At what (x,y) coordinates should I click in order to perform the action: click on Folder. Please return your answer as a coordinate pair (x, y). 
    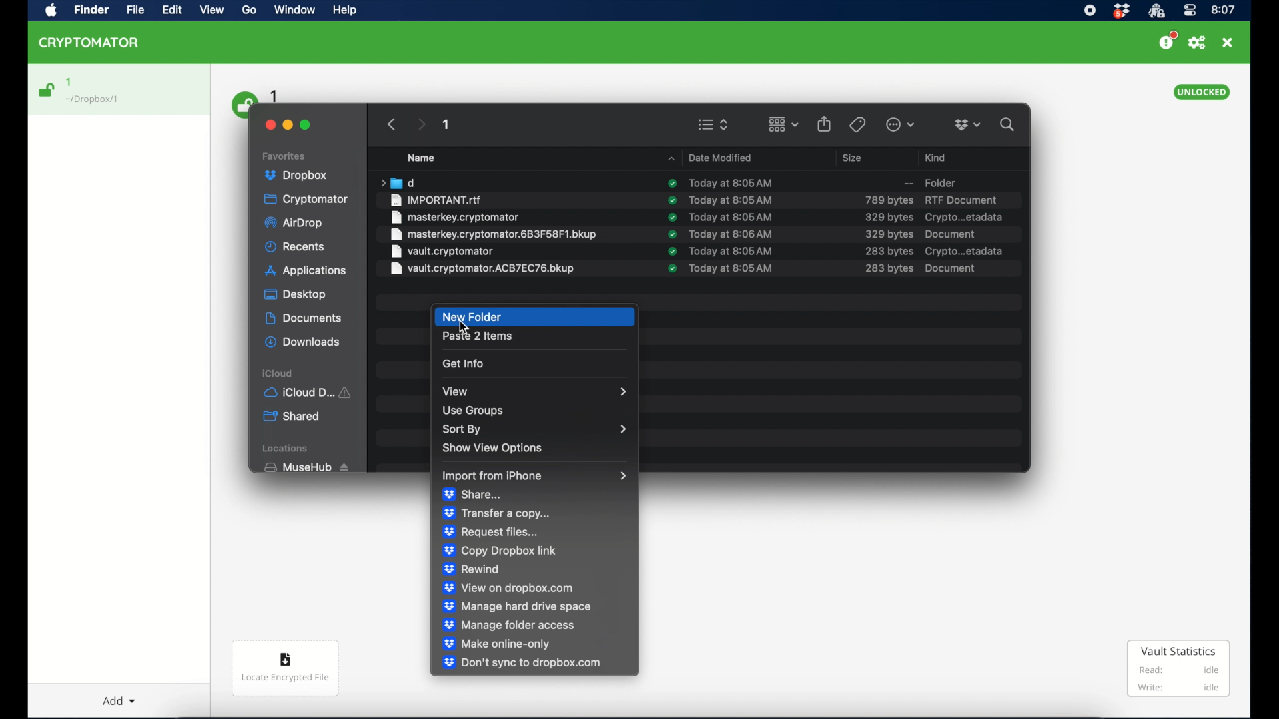
    Looking at the image, I should click on (923, 182).